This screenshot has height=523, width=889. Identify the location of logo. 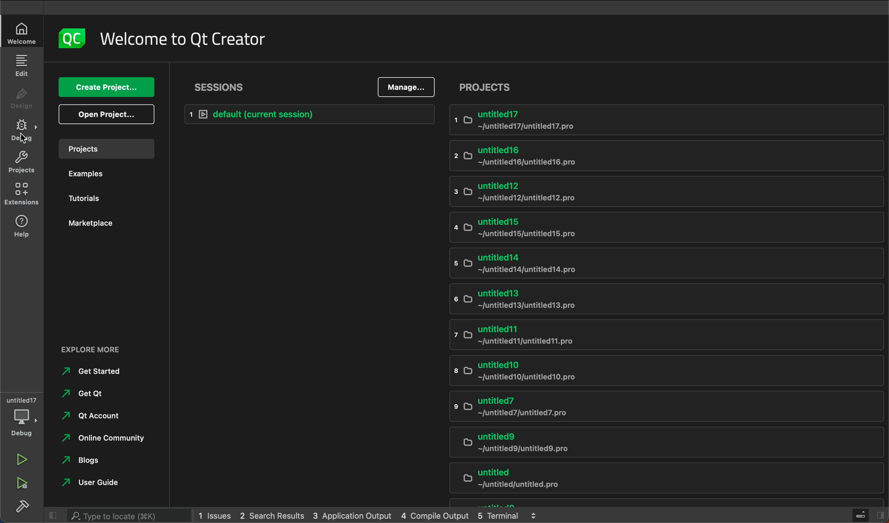
(72, 39).